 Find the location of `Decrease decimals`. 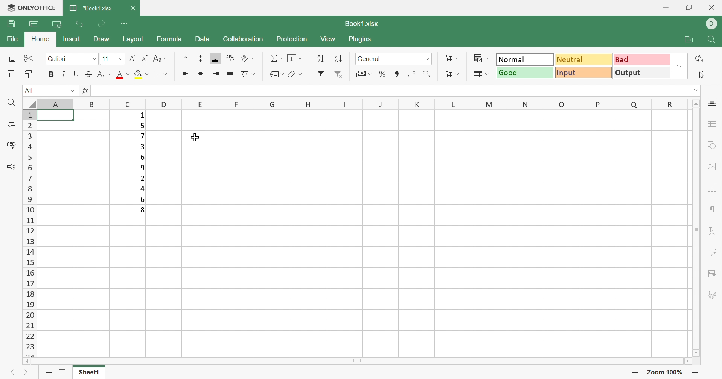

Decrease decimals is located at coordinates (413, 73).